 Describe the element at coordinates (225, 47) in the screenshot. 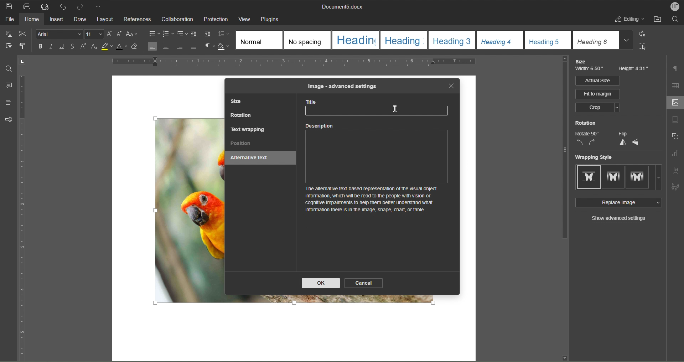

I see `Shadow` at that location.